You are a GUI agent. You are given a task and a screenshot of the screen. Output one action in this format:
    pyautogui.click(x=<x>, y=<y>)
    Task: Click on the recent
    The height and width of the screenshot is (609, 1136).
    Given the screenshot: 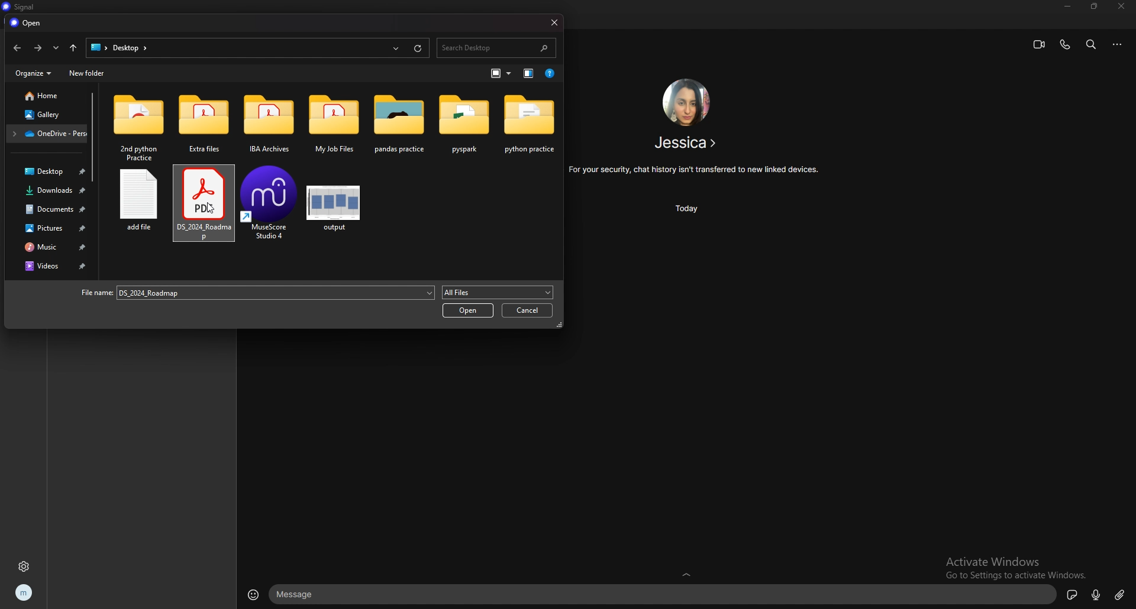 What is the action you would take?
    pyautogui.click(x=57, y=48)
    